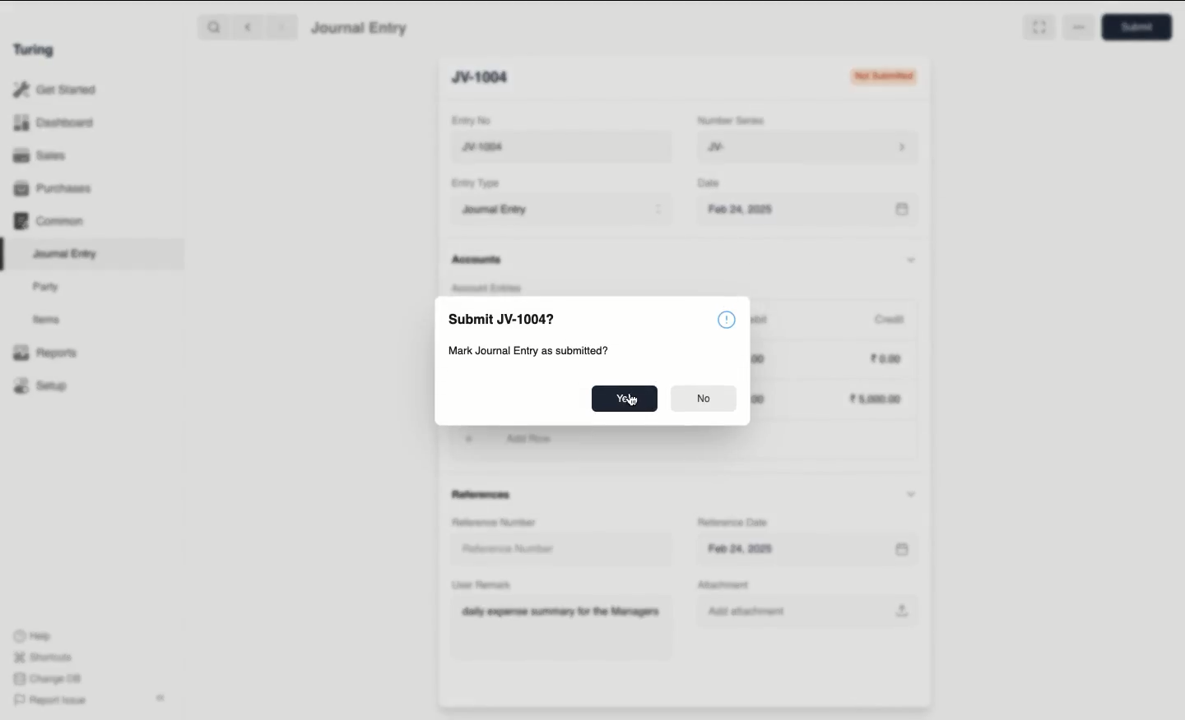 This screenshot has height=720, width=1185. Describe the element at coordinates (42, 155) in the screenshot. I see `Sales` at that location.